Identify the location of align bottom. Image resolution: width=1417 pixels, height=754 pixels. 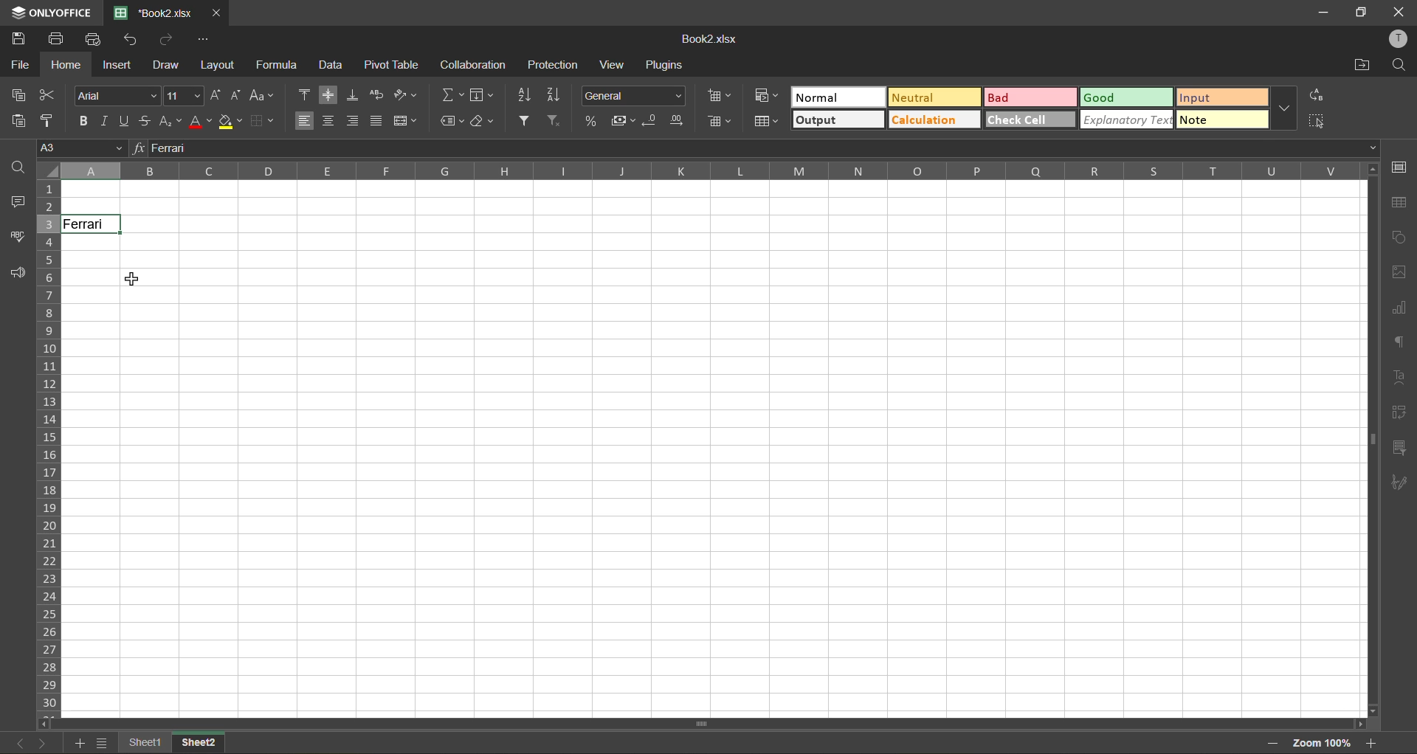
(354, 95).